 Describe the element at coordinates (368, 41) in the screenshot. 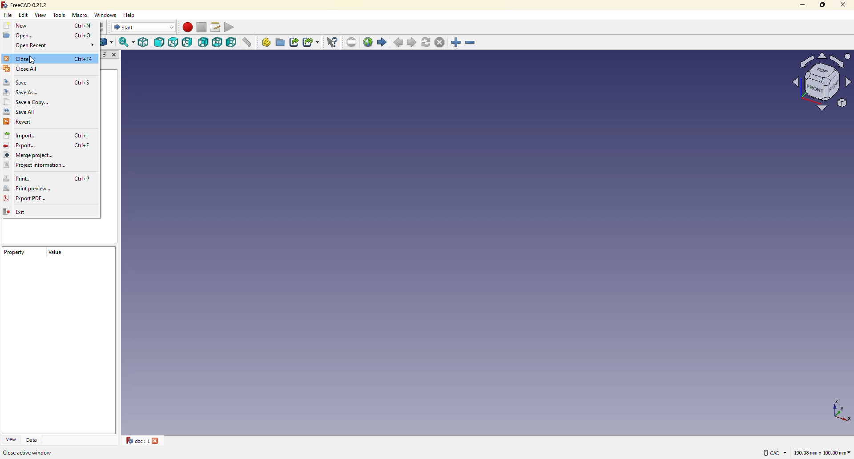

I see `open website` at that location.